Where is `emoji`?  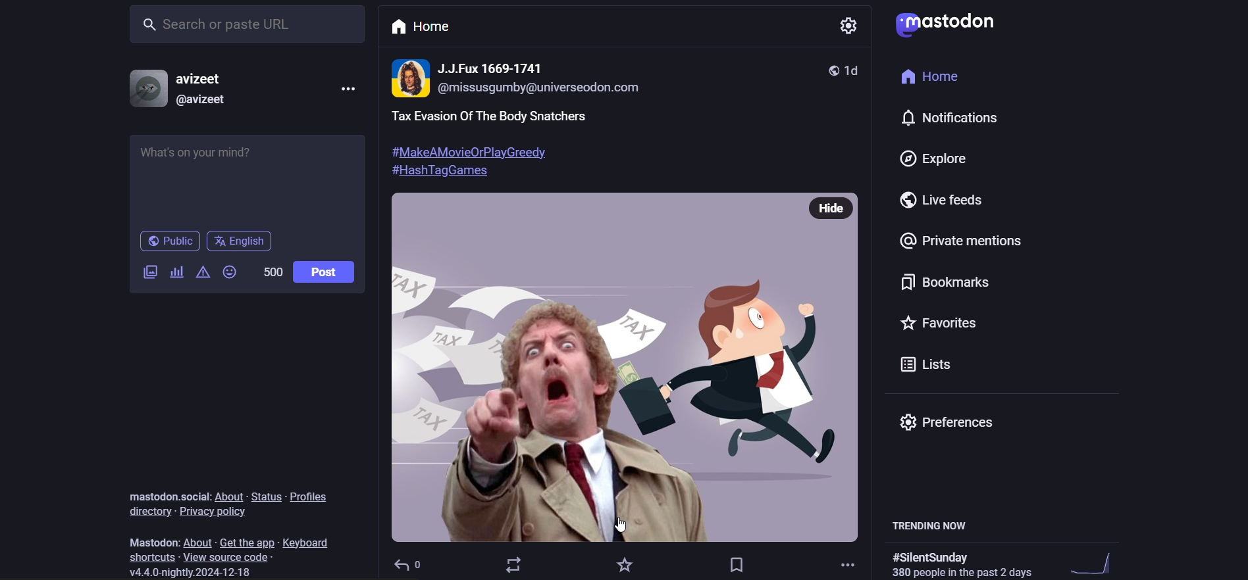 emoji is located at coordinates (230, 272).